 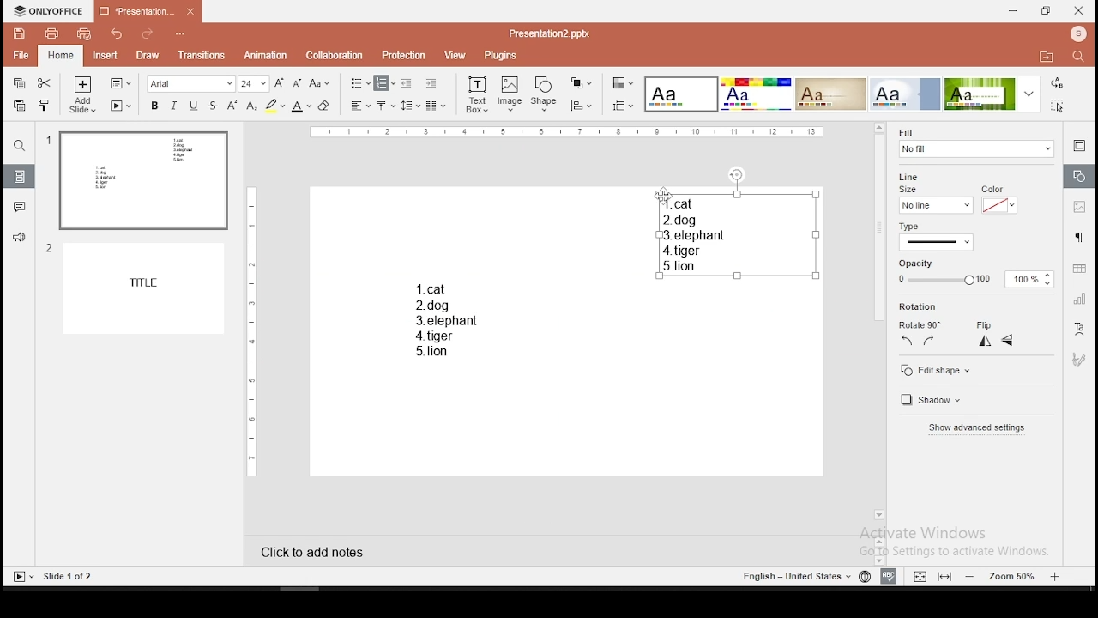 I want to click on shape settings, so click(x=1077, y=175).